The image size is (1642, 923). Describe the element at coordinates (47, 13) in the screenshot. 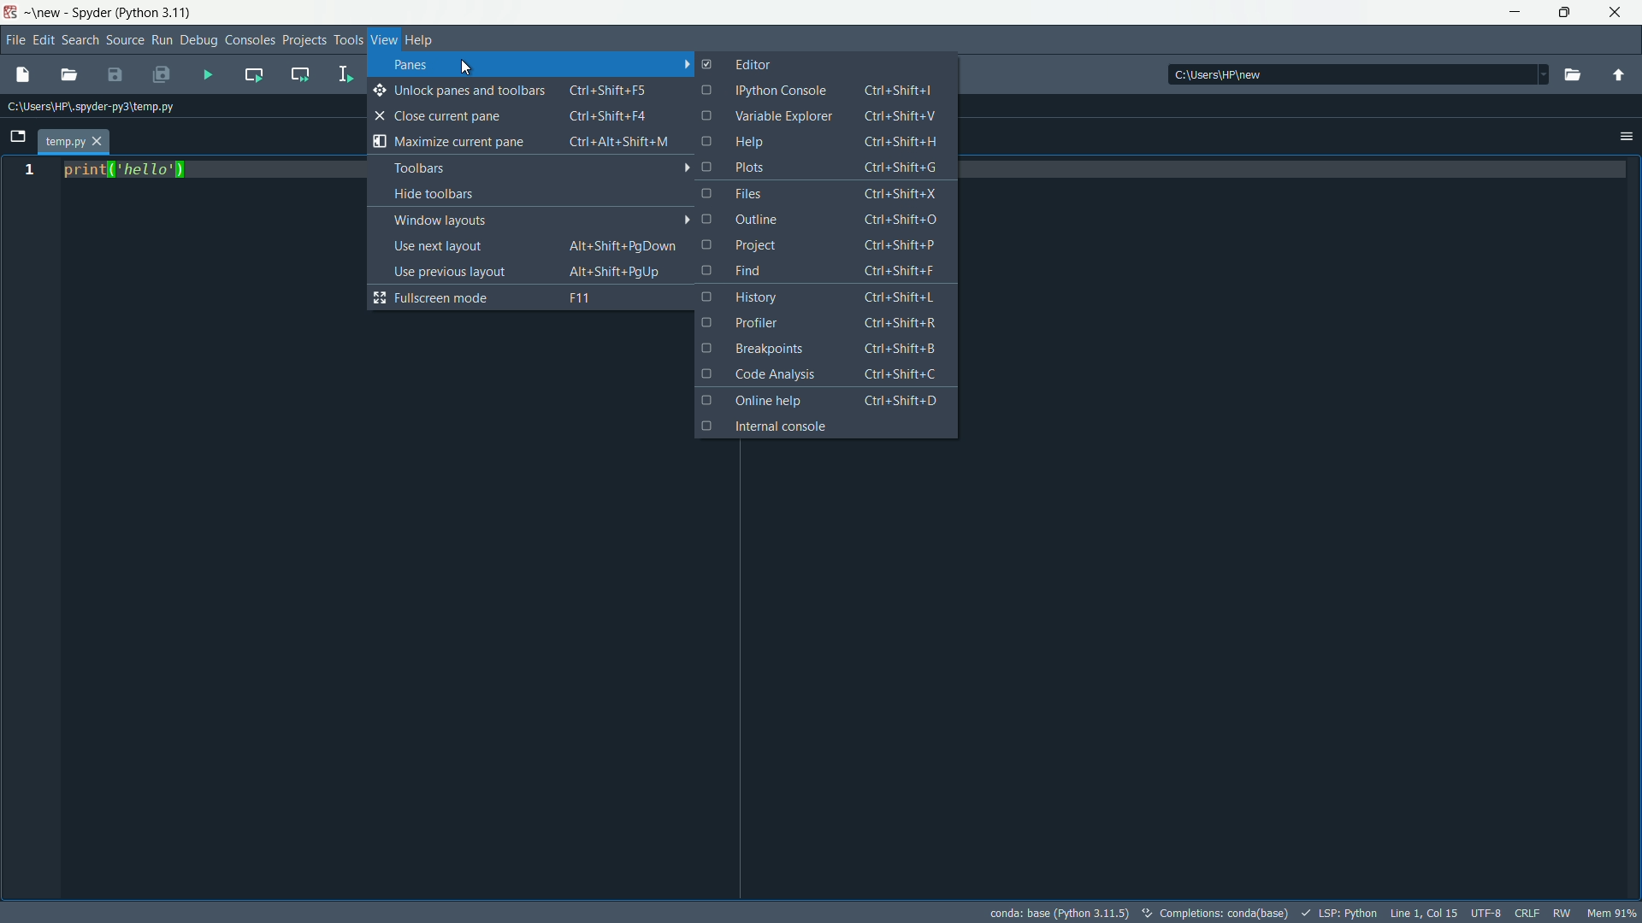

I see `new` at that location.